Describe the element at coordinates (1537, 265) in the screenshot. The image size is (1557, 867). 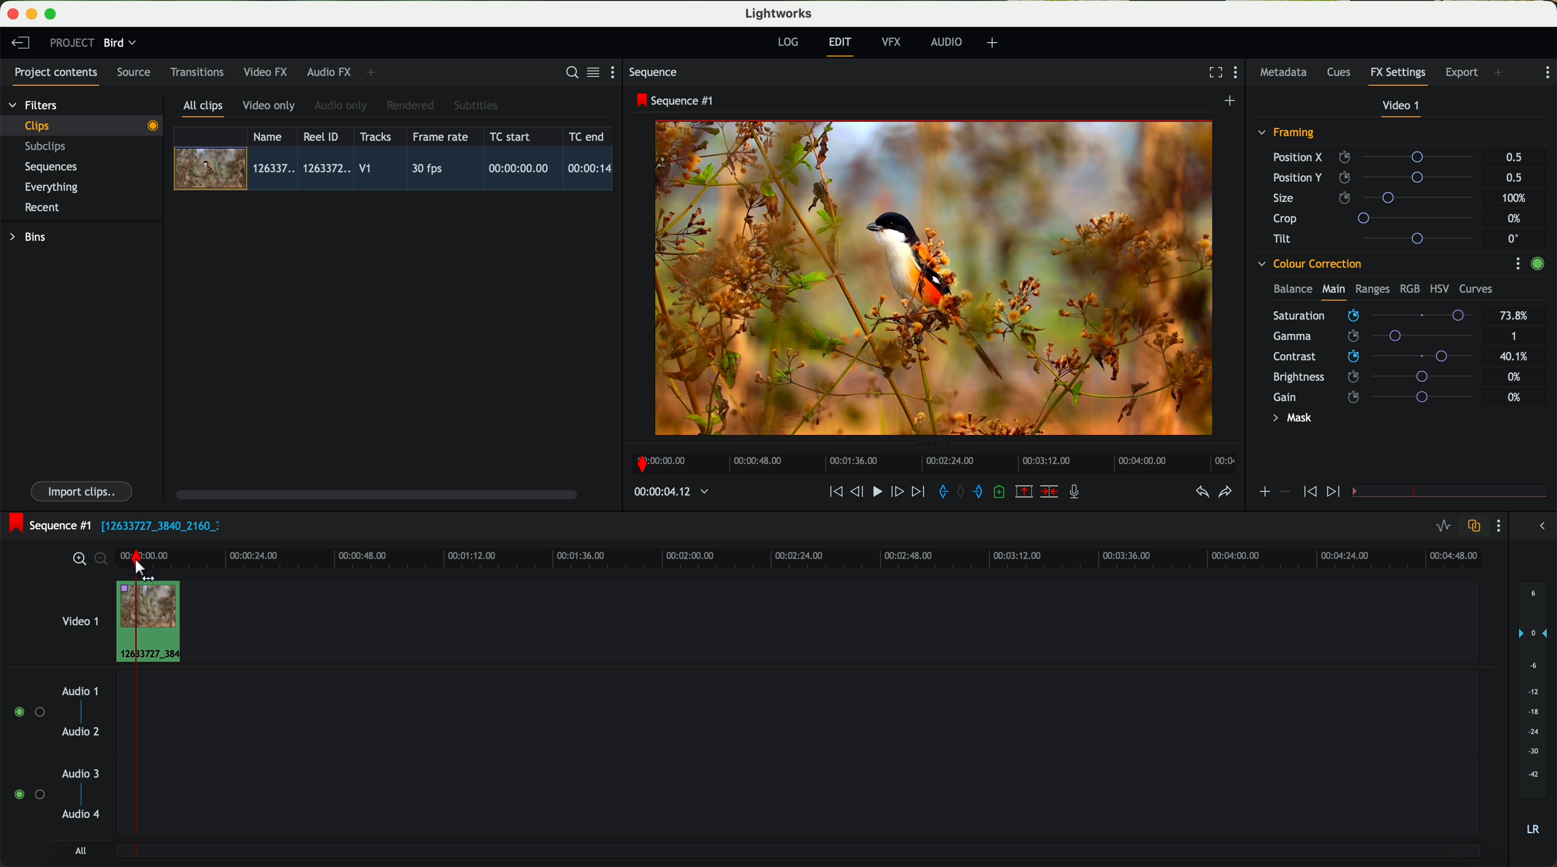
I see `enable` at that location.